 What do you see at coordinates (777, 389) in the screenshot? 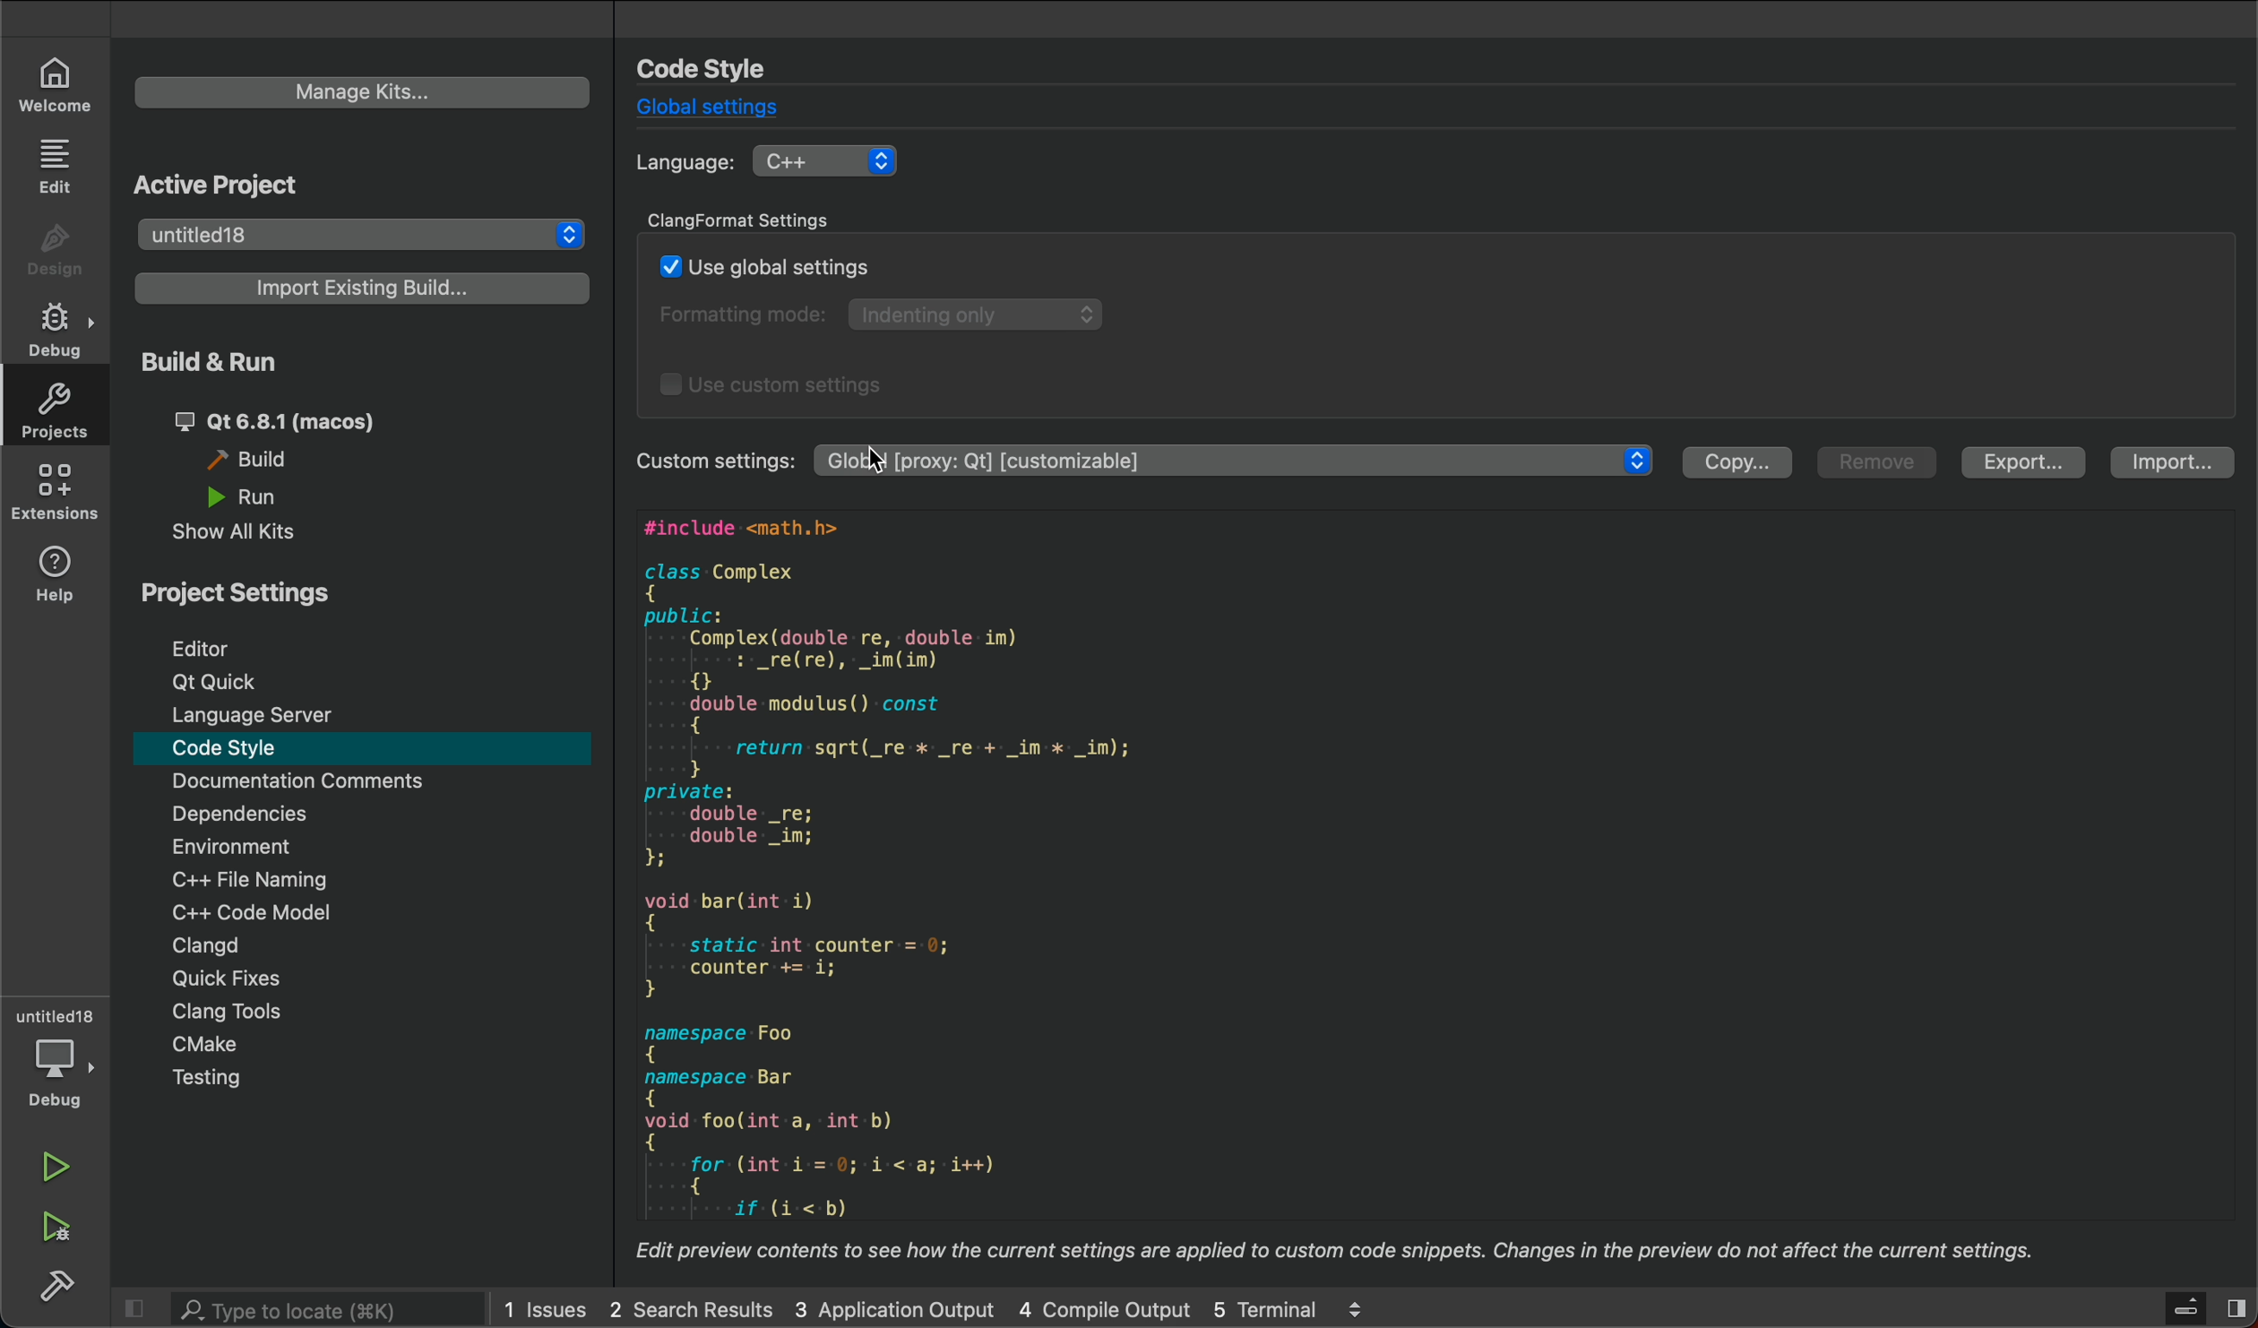
I see `use custom settings ` at bounding box center [777, 389].